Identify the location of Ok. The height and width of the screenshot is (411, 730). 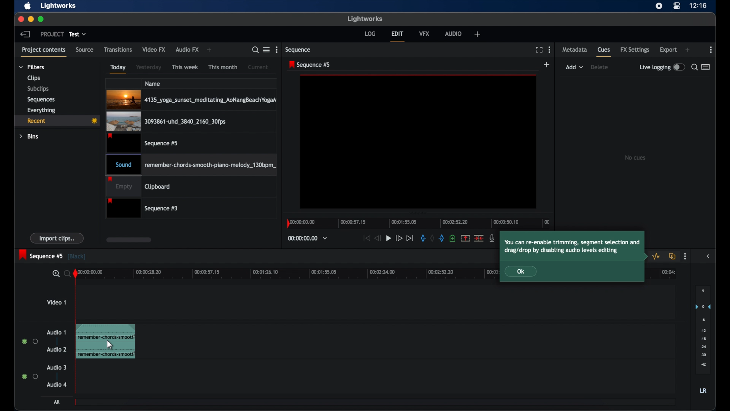
(525, 272).